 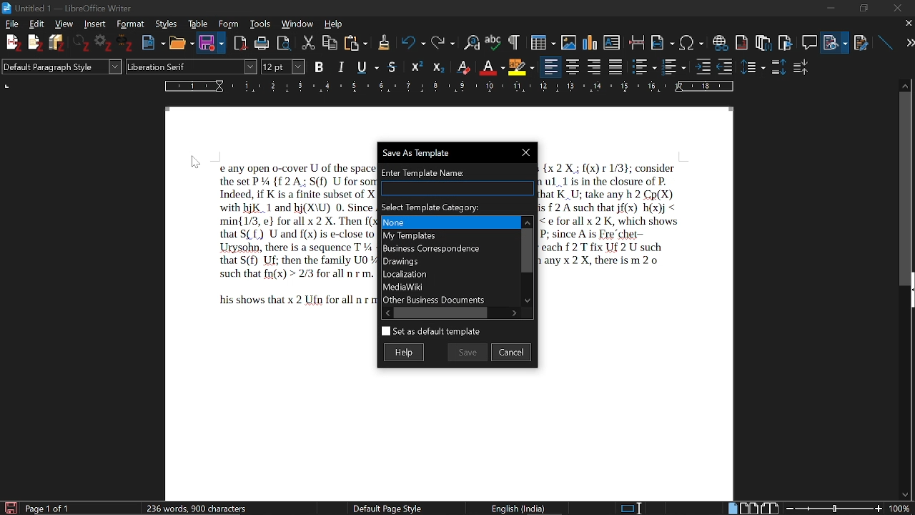 What do you see at coordinates (763, 40) in the screenshot?
I see `Insert footnote` at bounding box center [763, 40].